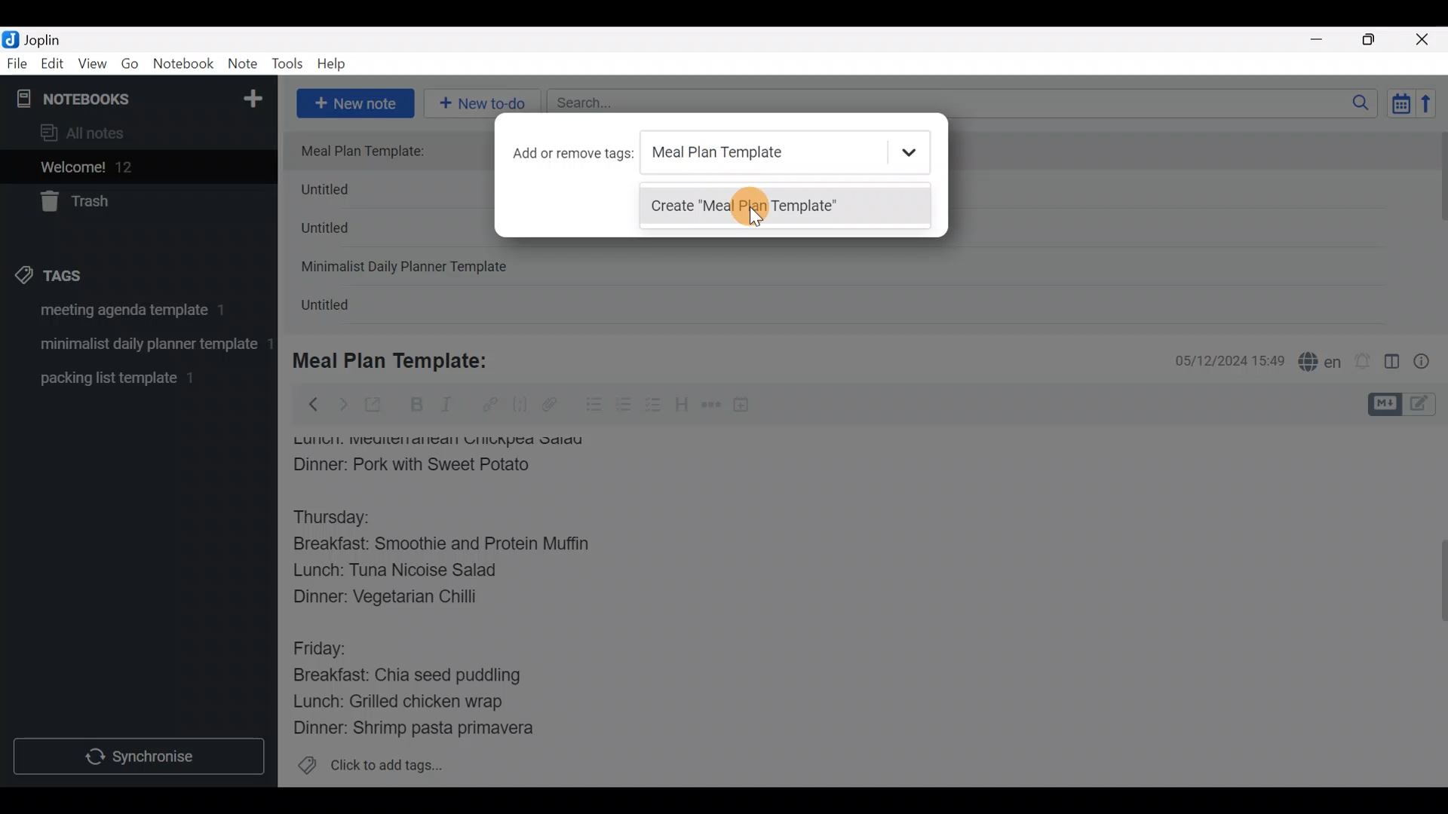 The height and width of the screenshot is (814, 1448). What do you see at coordinates (1438, 228) in the screenshot?
I see `scroll bar` at bounding box center [1438, 228].